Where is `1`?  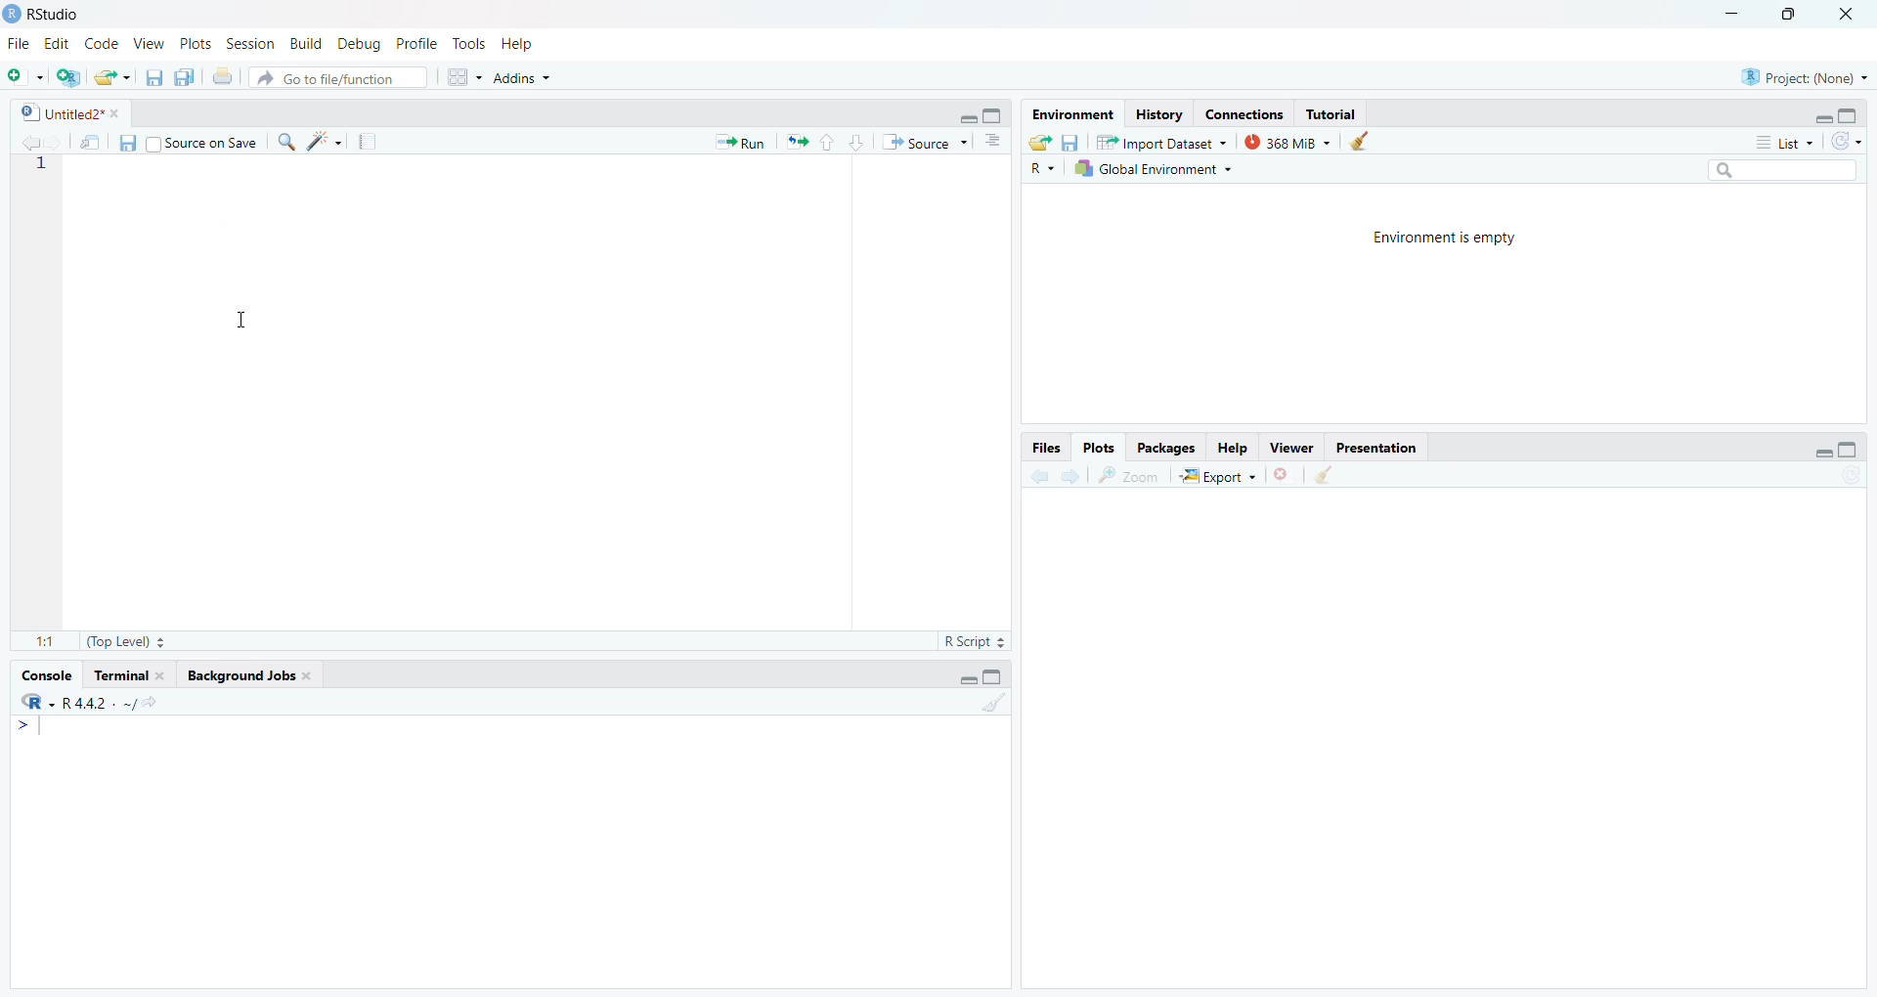 1 is located at coordinates (51, 171).